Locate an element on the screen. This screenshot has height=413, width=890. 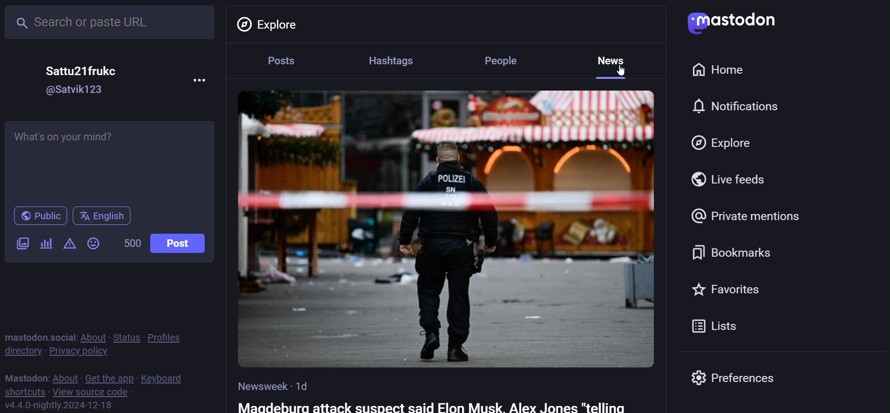
mastodon social is located at coordinates (36, 336).